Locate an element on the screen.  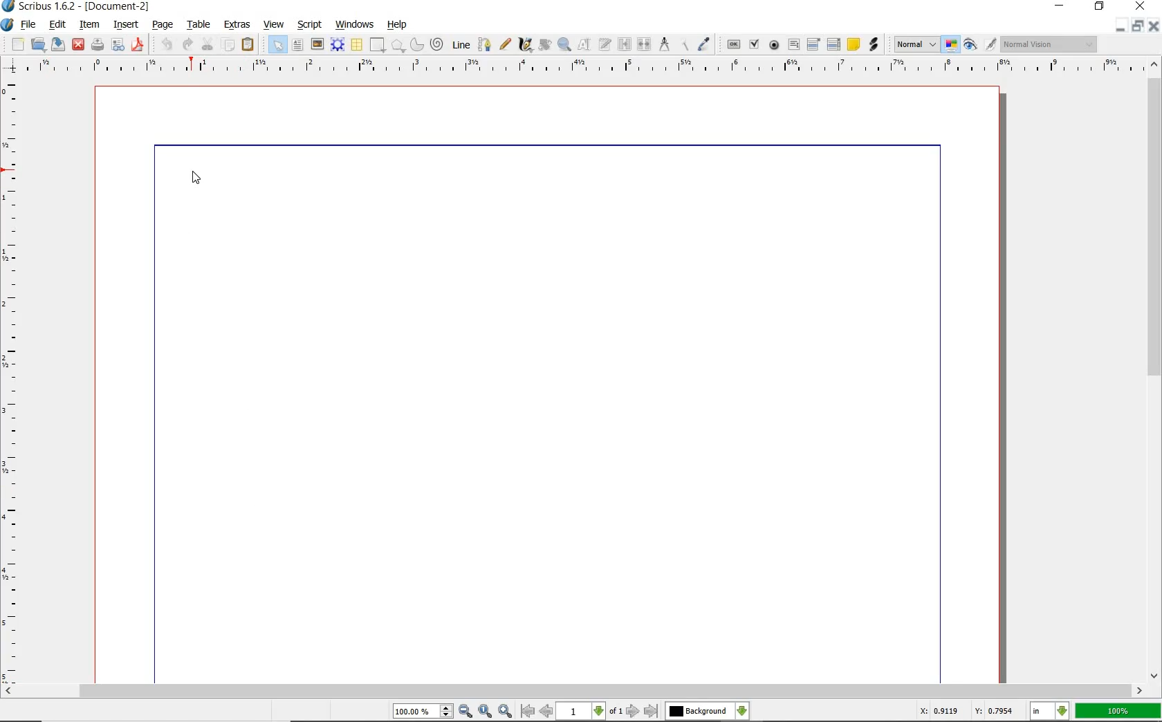
table is located at coordinates (201, 26).